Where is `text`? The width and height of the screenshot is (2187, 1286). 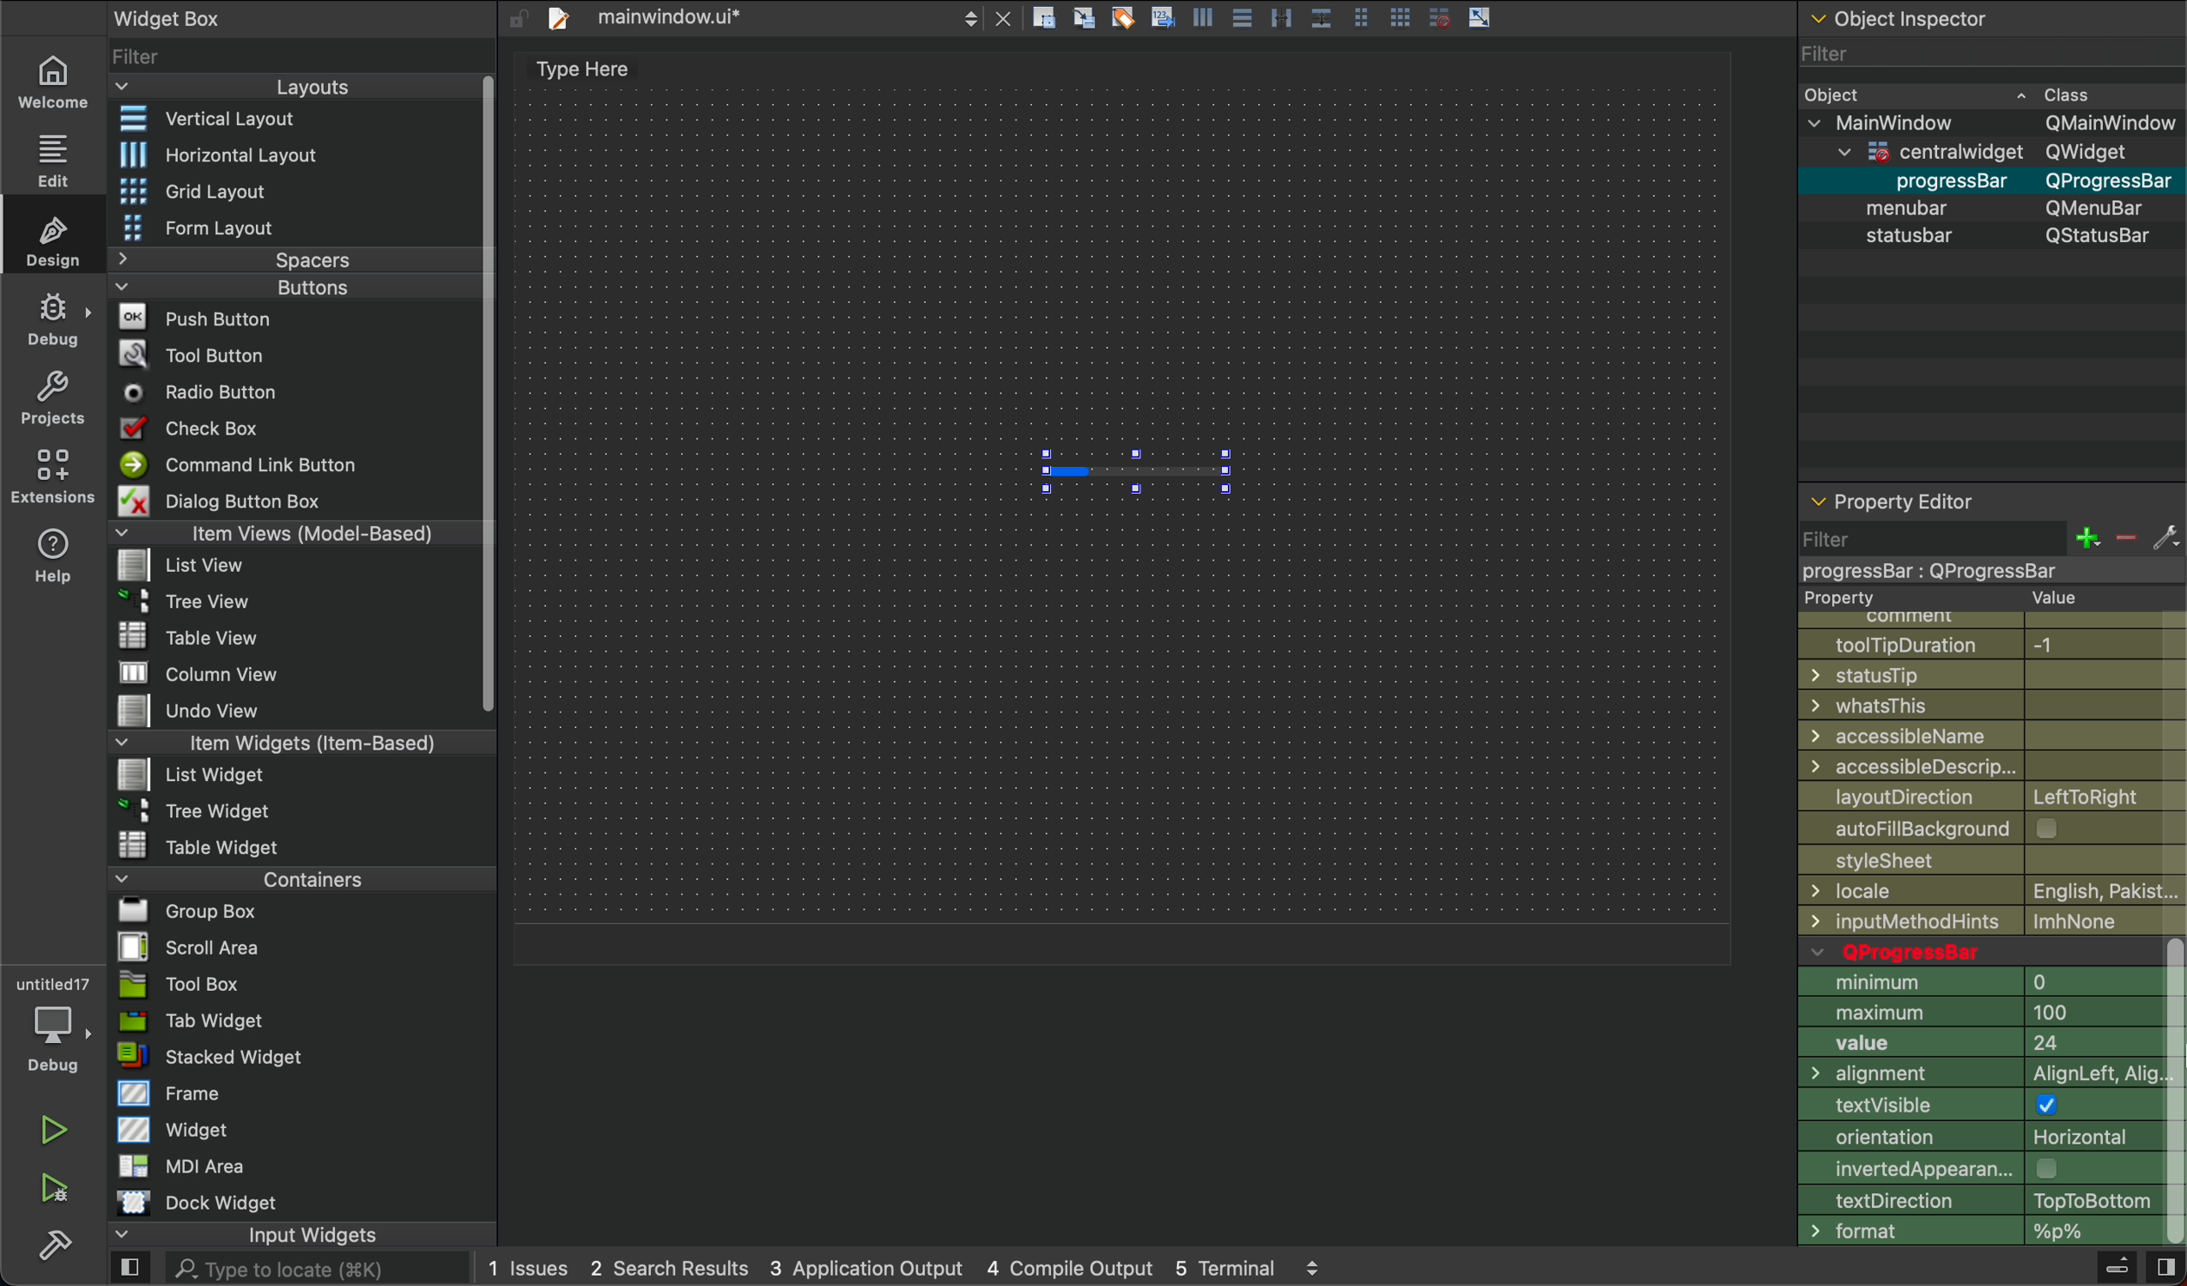
text is located at coordinates (574, 72).